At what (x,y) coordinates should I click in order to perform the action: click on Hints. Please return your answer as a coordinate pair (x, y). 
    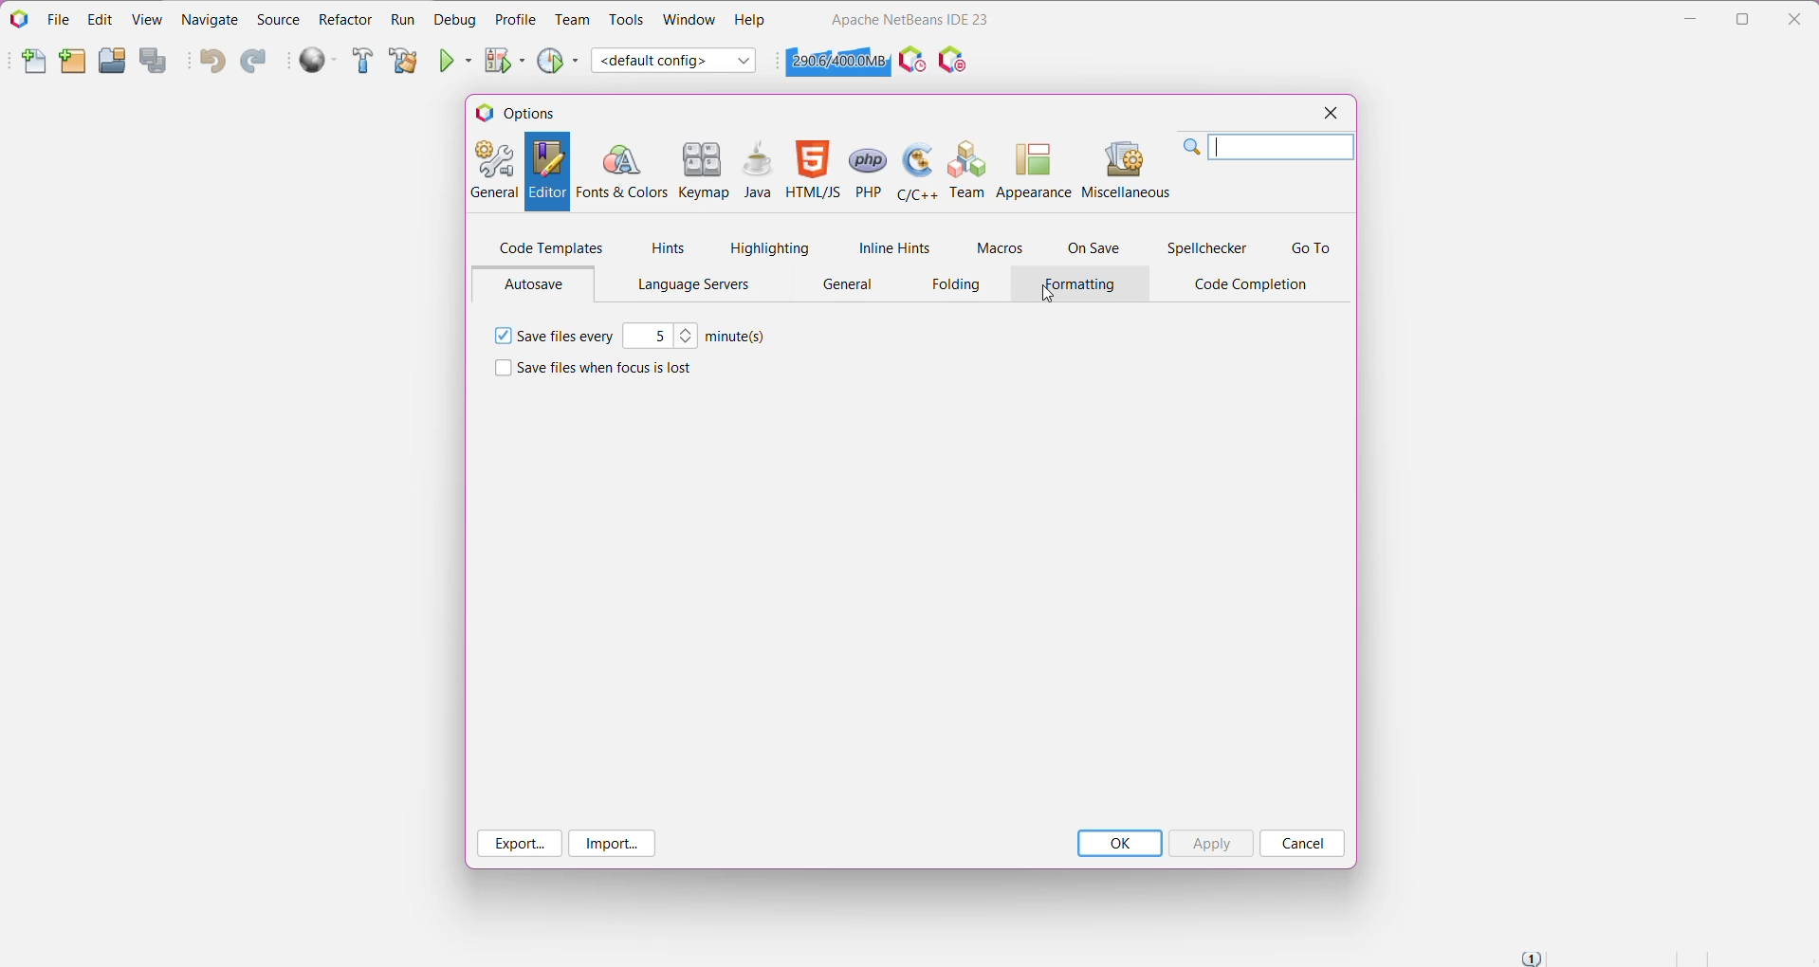
    Looking at the image, I should click on (669, 248).